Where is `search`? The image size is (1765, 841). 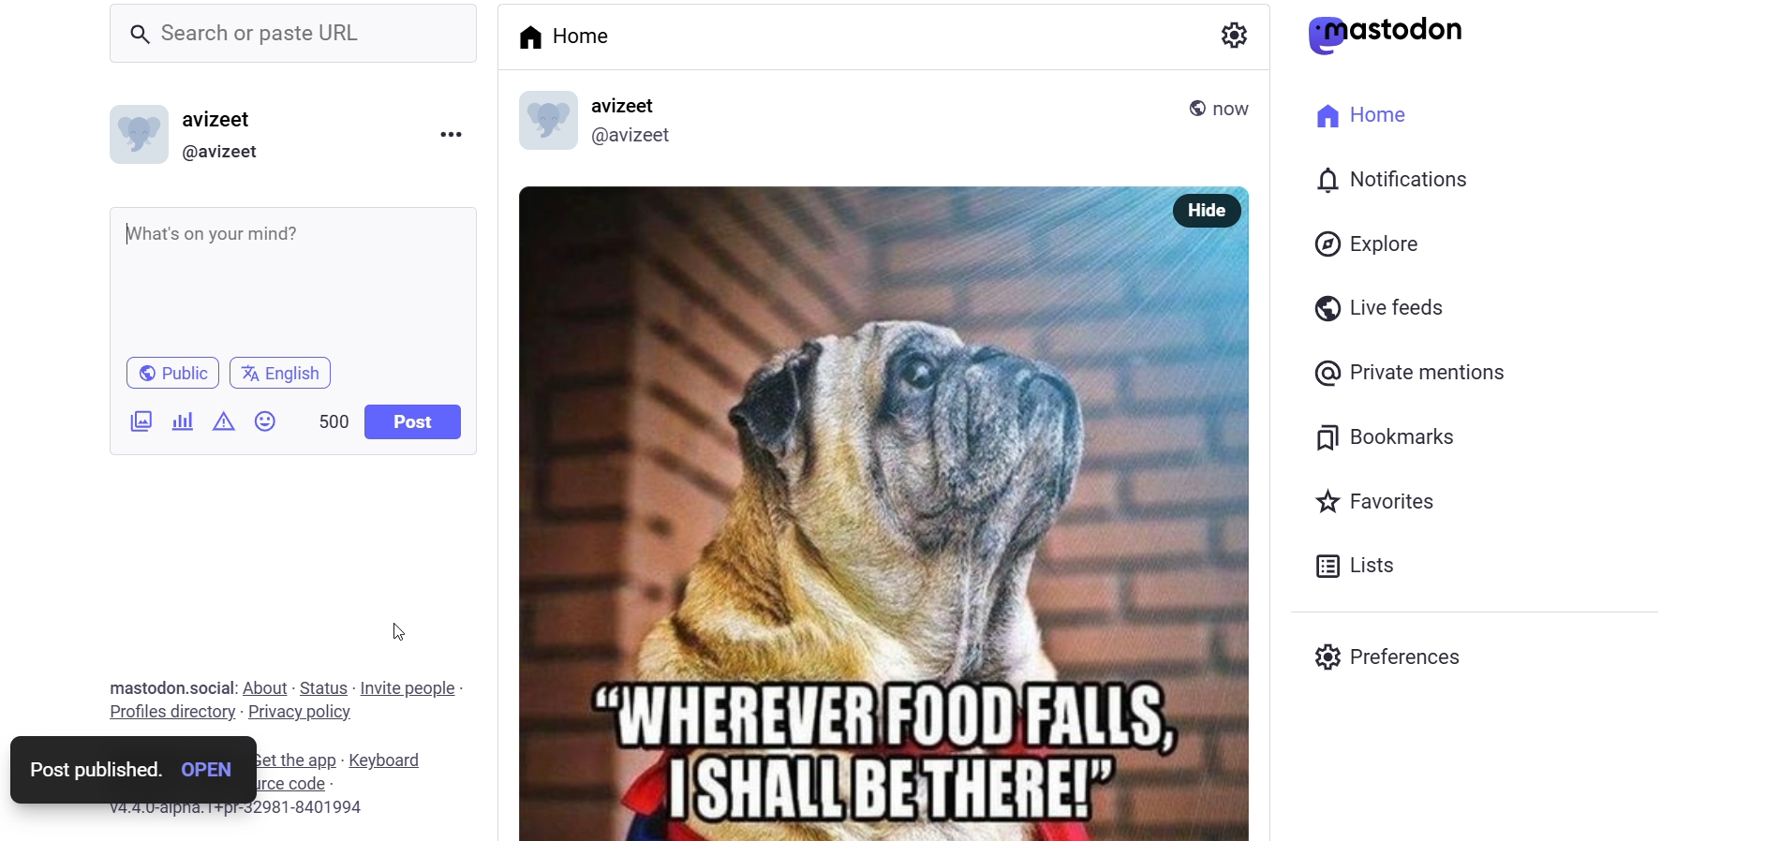 search is located at coordinates (288, 30).